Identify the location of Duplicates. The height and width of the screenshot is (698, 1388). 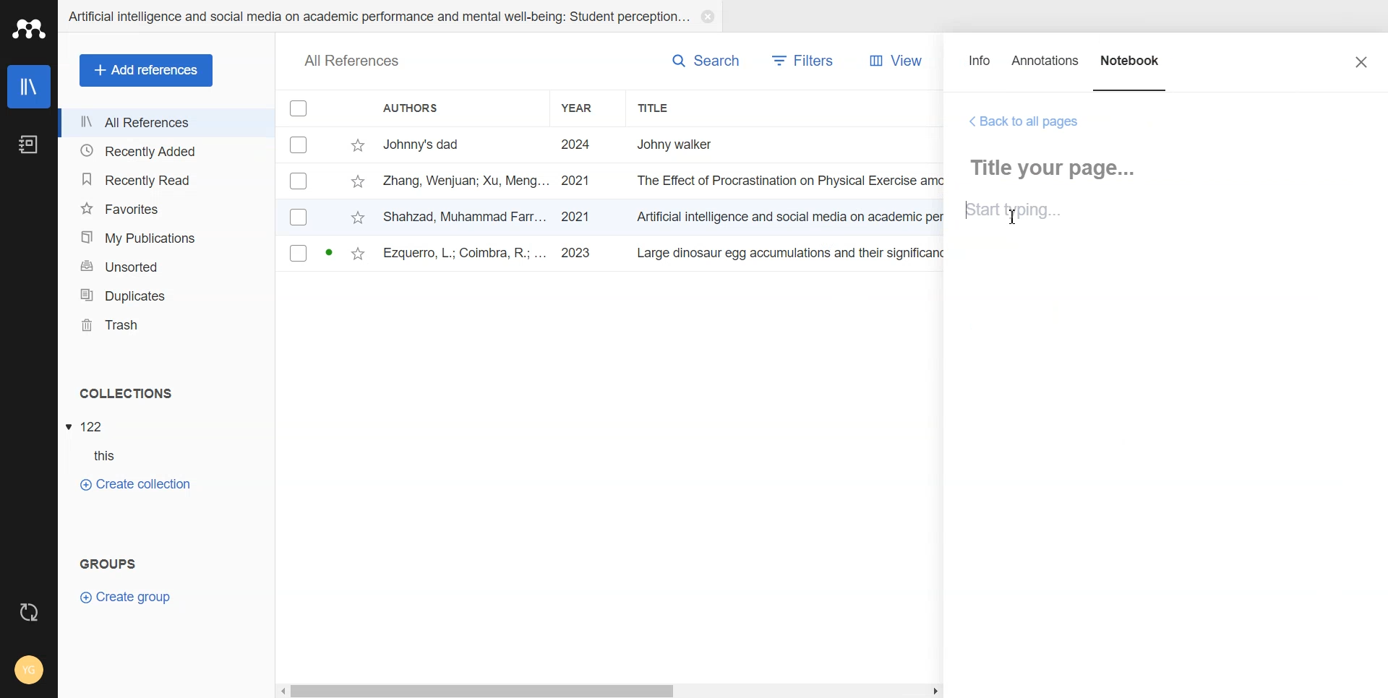
(166, 296).